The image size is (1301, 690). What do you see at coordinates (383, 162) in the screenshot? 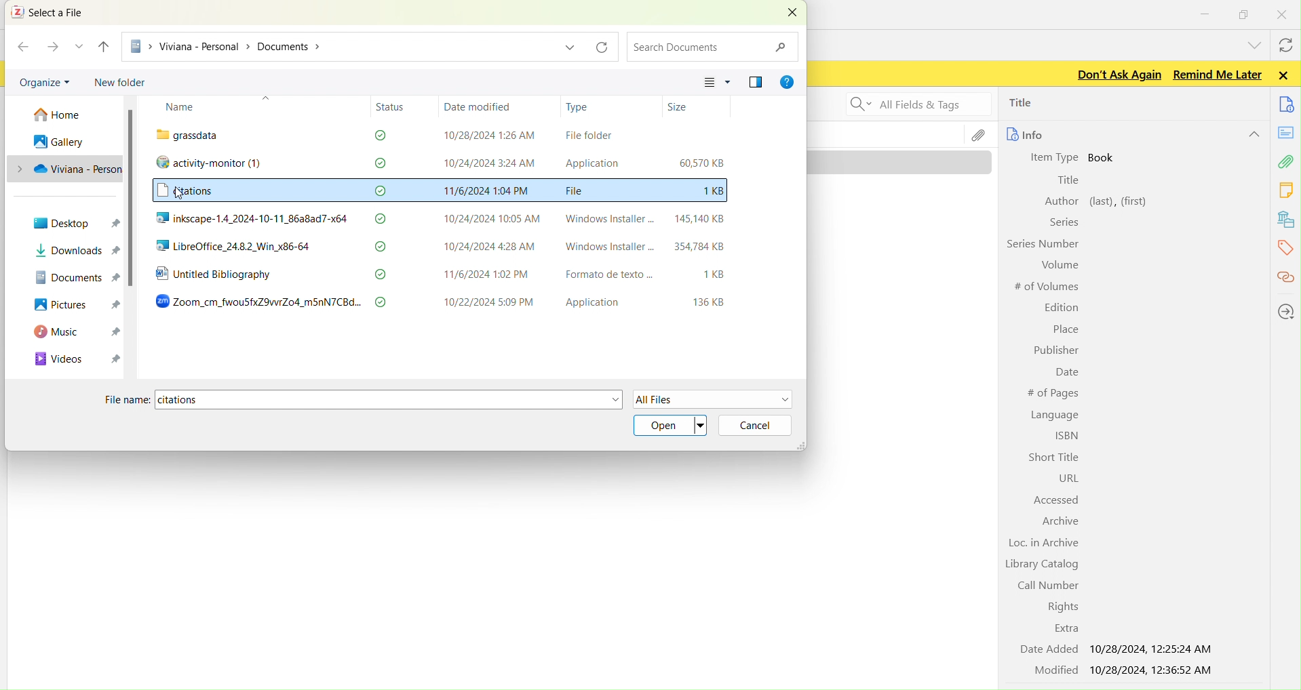
I see `check` at bounding box center [383, 162].